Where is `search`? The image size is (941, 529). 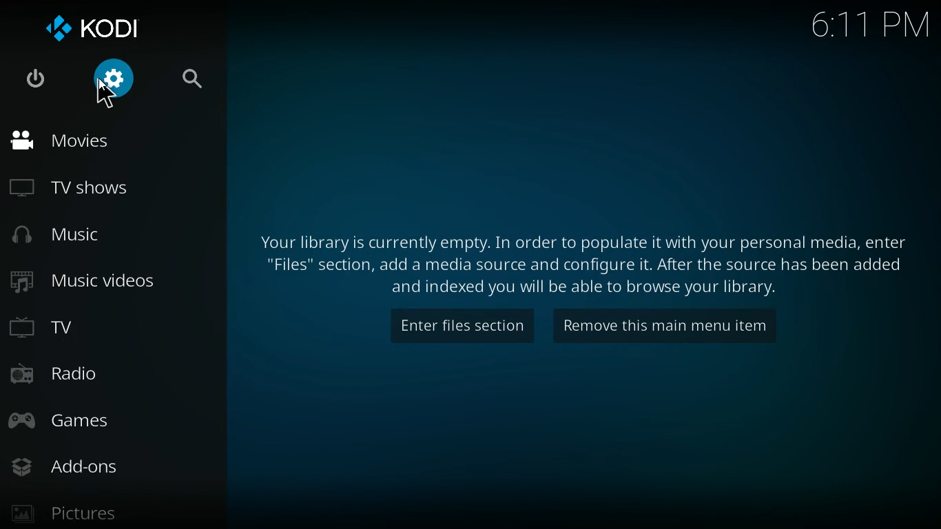
search is located at coordinates (197, 81).